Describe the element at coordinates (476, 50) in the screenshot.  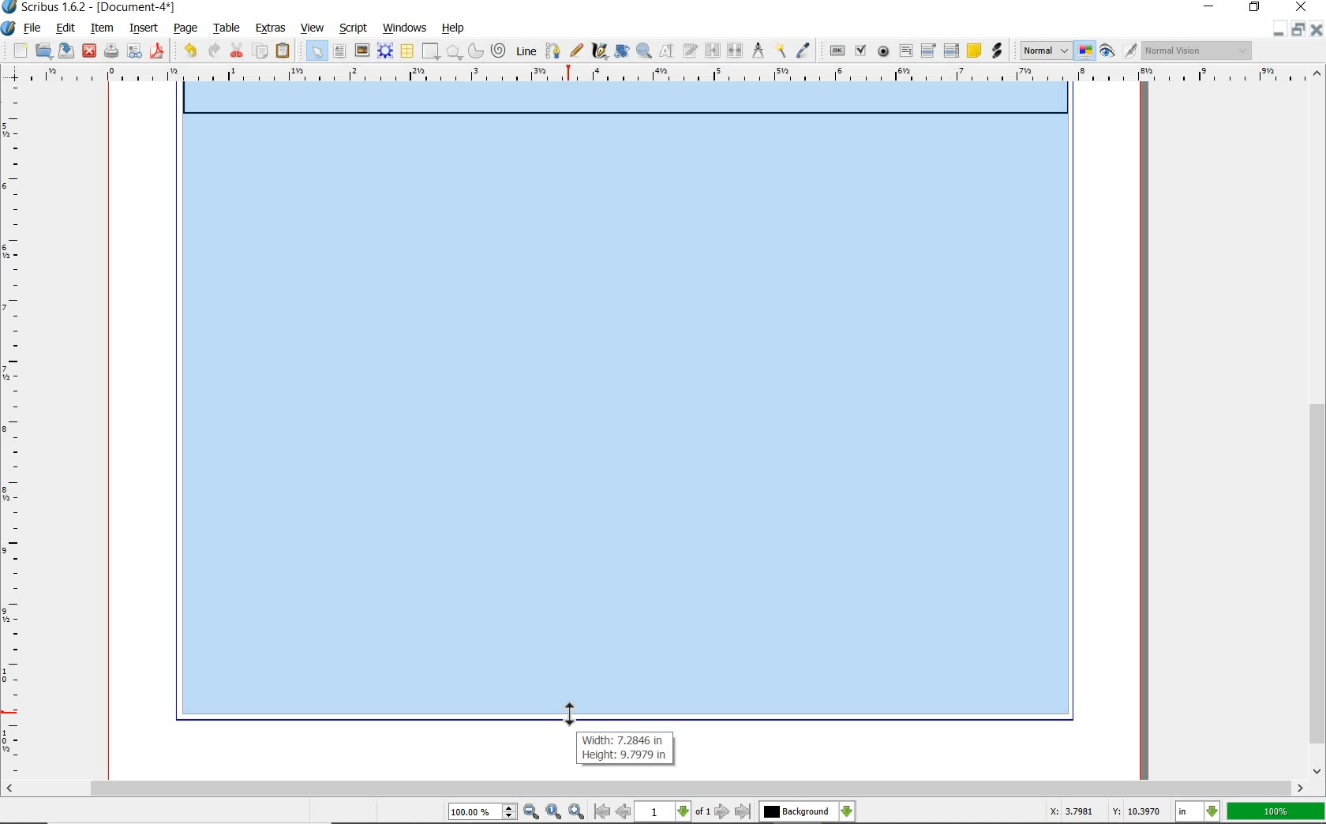
I see `arc` at that location.